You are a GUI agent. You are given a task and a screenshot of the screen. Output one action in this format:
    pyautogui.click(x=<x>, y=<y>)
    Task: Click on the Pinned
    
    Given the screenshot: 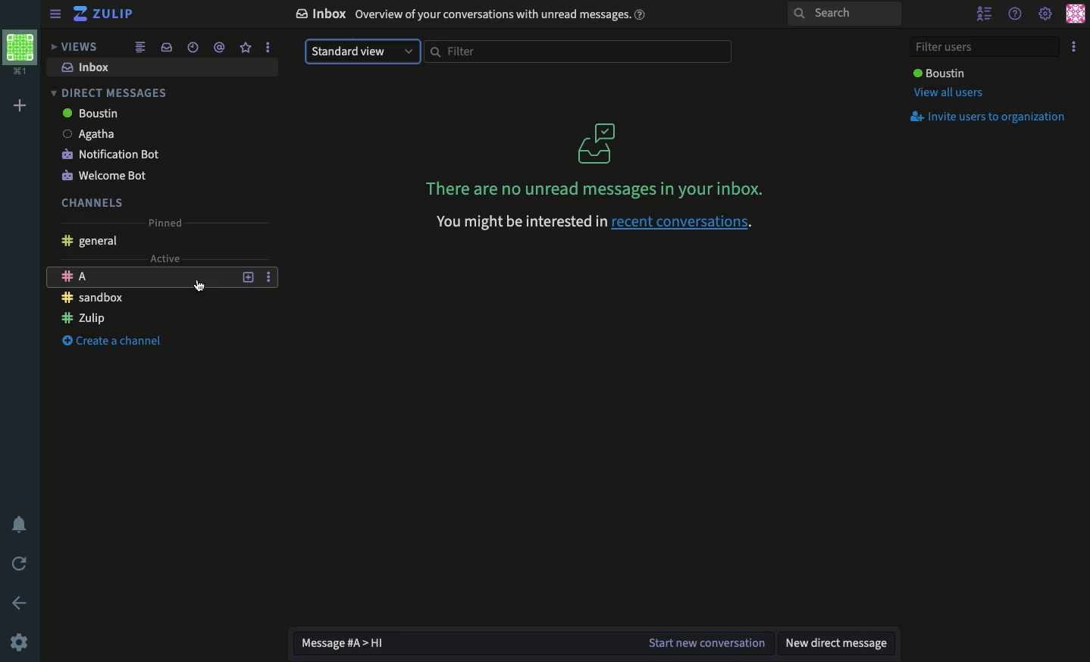 What is the action you would take?
    pyautogui.click(x=168, y=223)
    